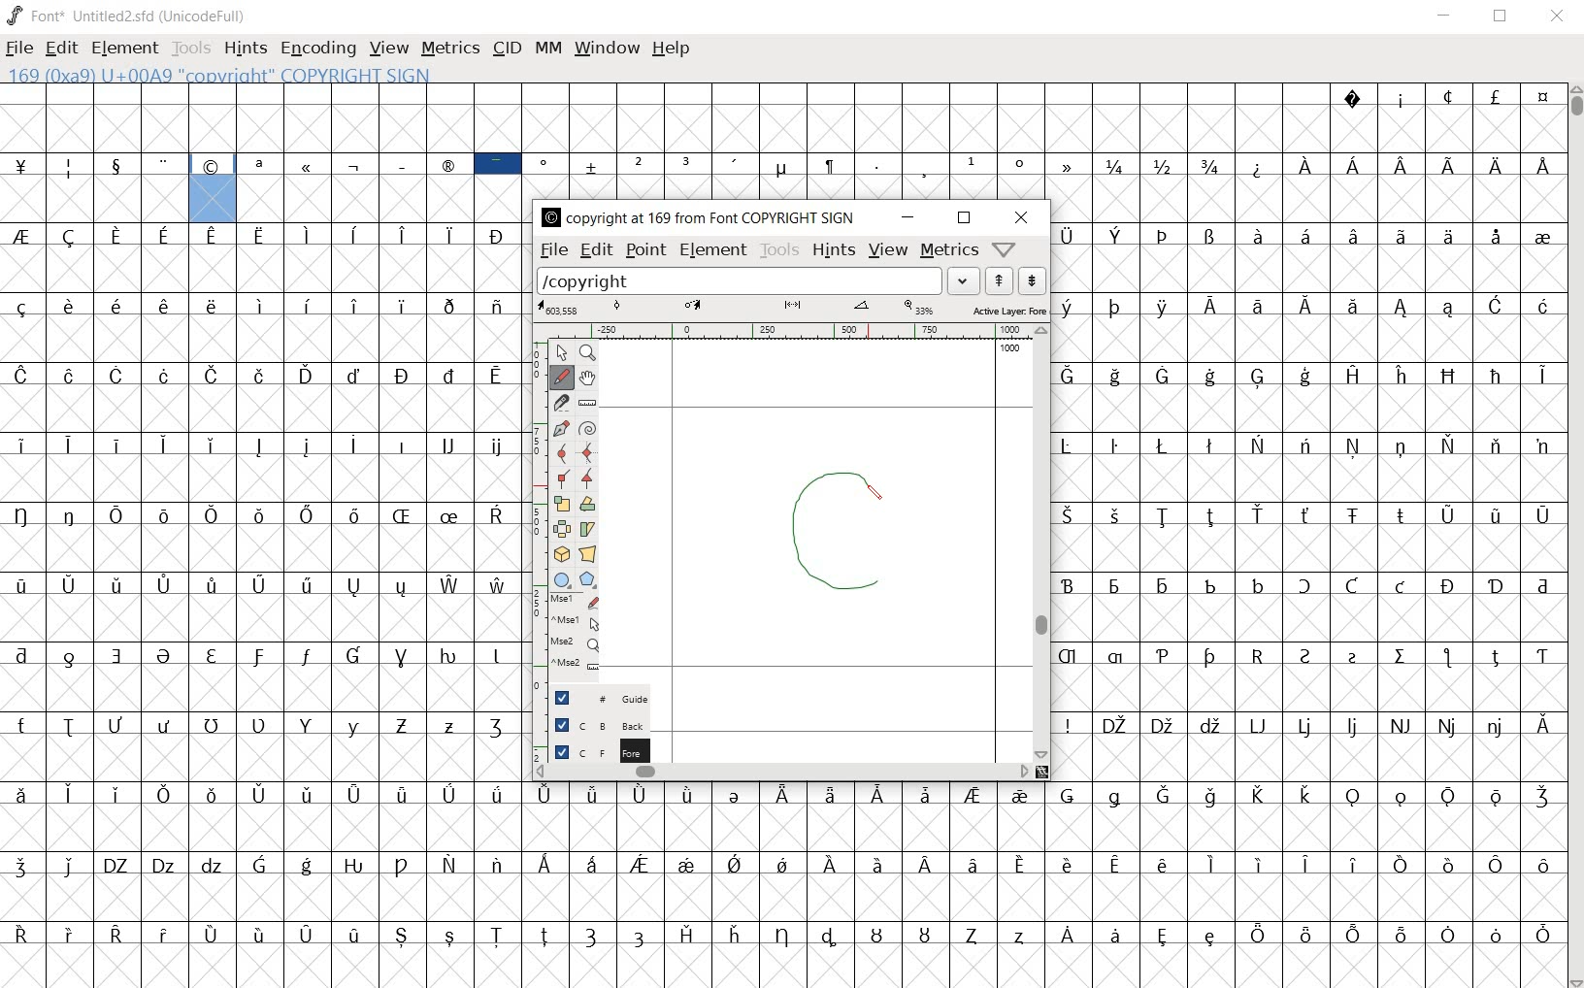 Image resolution: width=1584 pixels, height=988 pixels. Describe the element at coordinates (590, 751) in the screenshot. I see `foreground layer` at that location.